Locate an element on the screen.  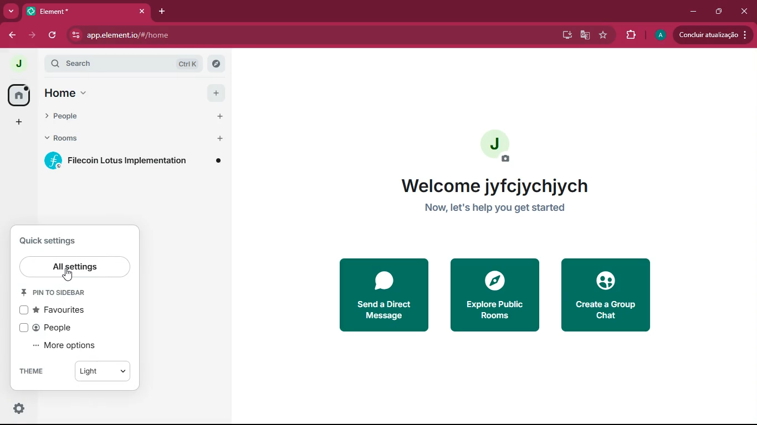
settings is located at coordinates (18, 408).